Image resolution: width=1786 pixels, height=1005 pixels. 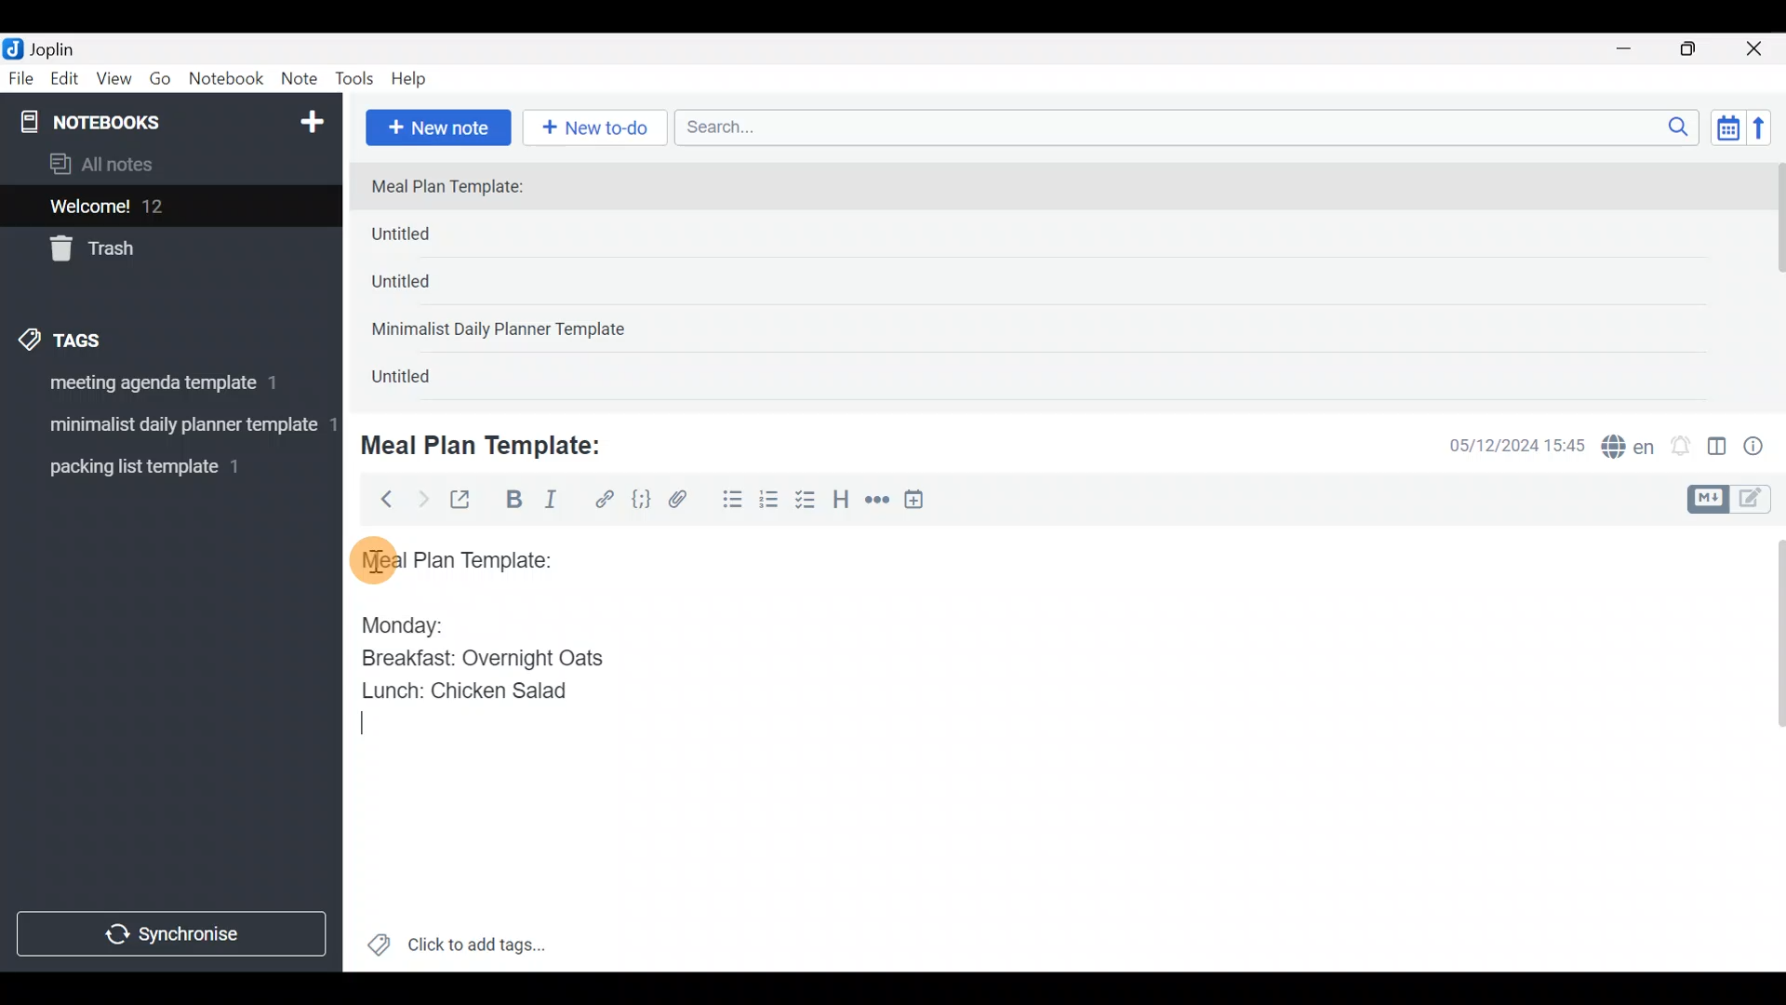 I want to click on Toggle editors, so click(x=1734, y=497).